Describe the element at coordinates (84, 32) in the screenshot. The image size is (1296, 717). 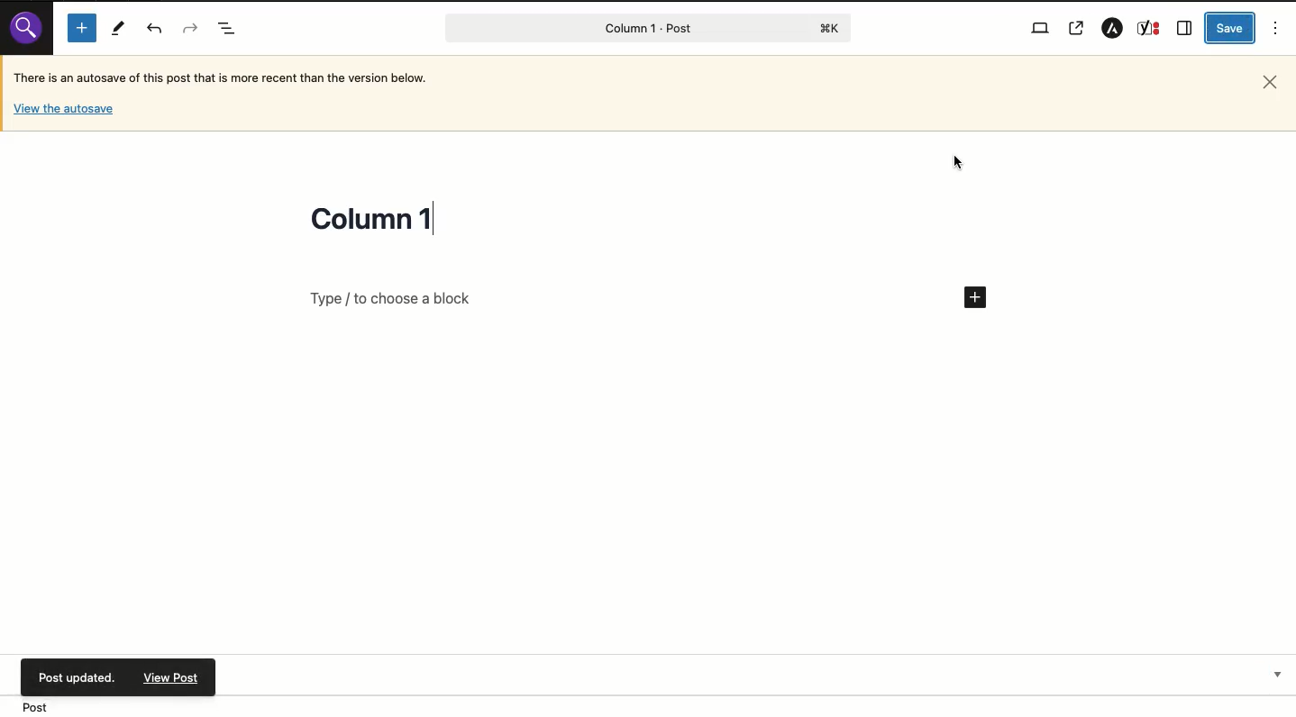
I see `Add new block` at that location.